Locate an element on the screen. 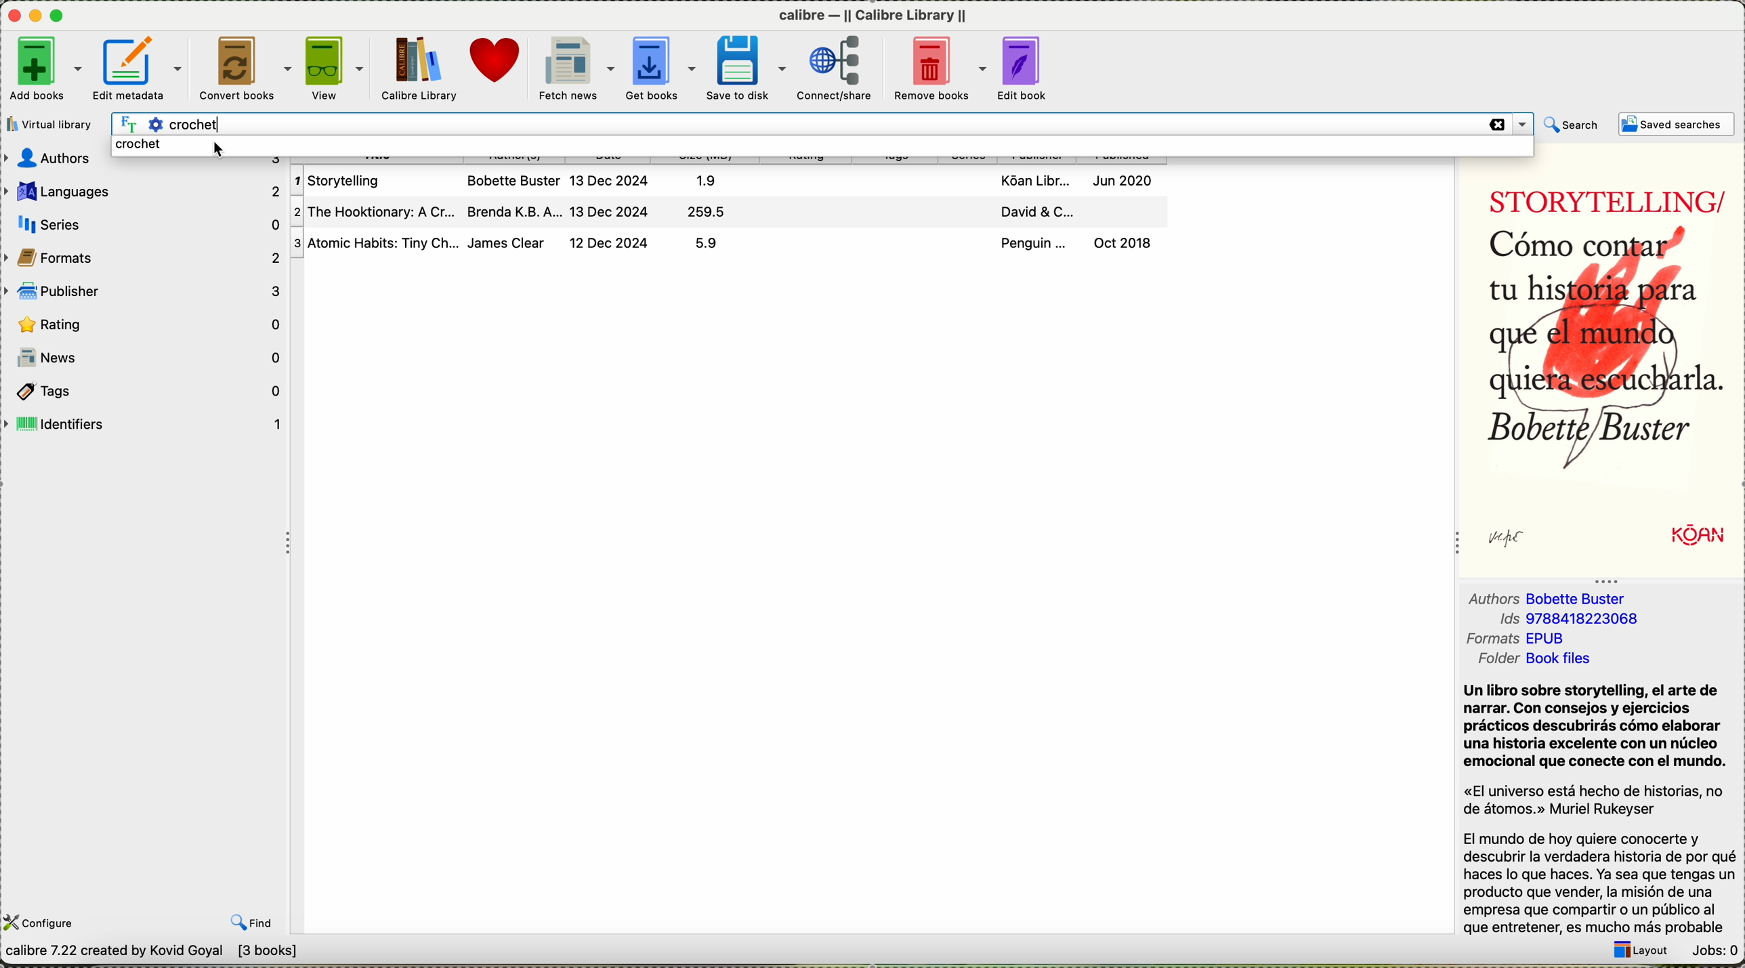 This screenshot has height=968, width=1745. save to disk is located at coordinates (746, 67).